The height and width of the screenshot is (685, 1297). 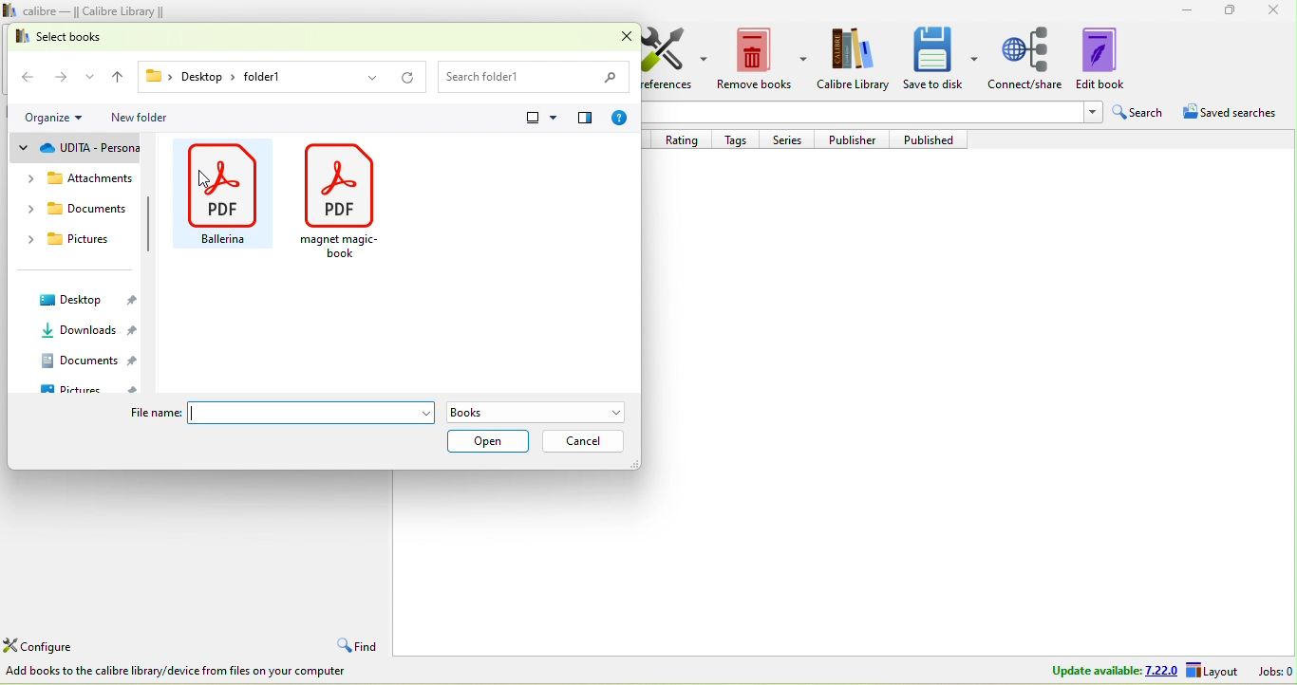 What do you see at coordinates (1231, 11) in the screenshot?
I see `maximize` at bounding box center [1231, 11].